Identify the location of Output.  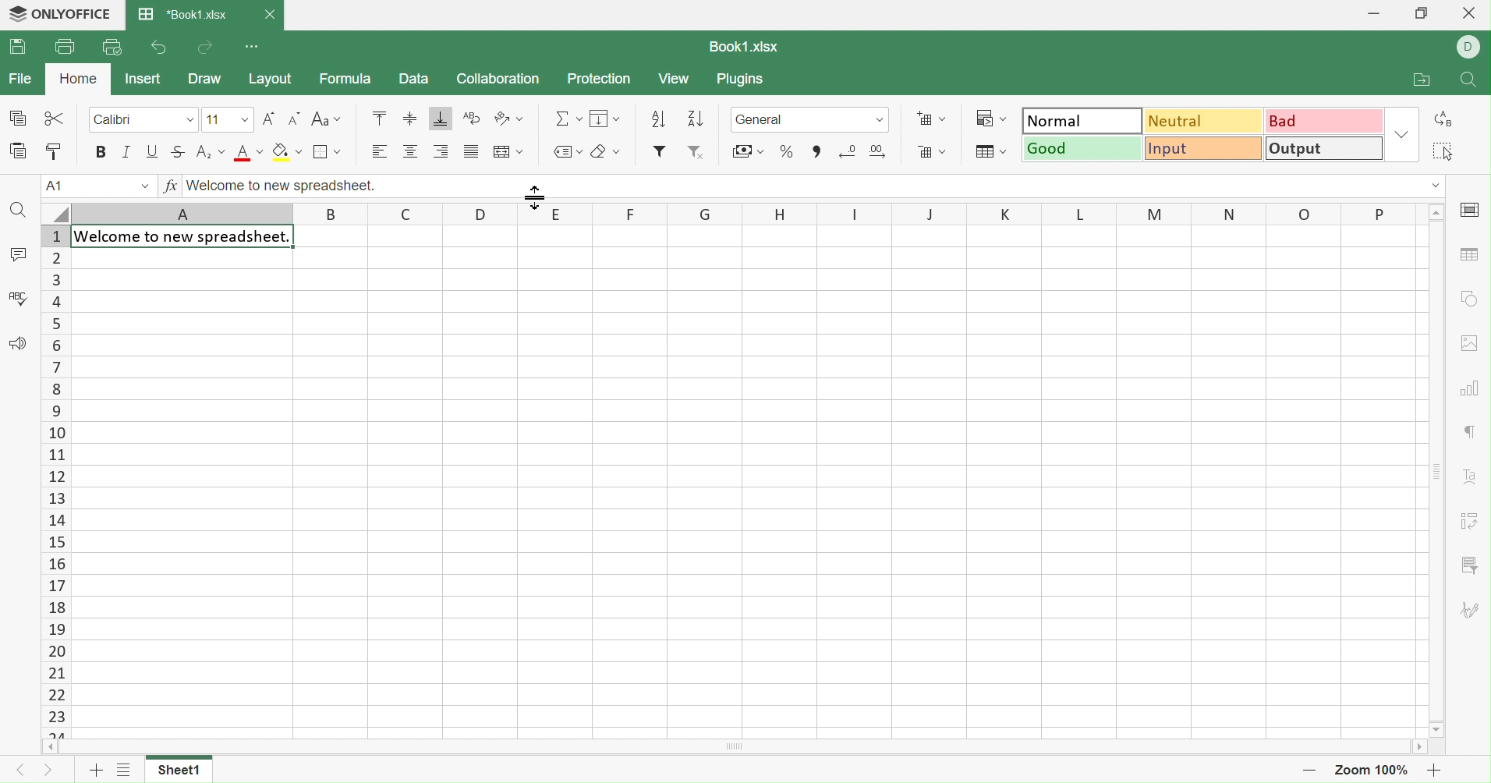
(1326, 147).